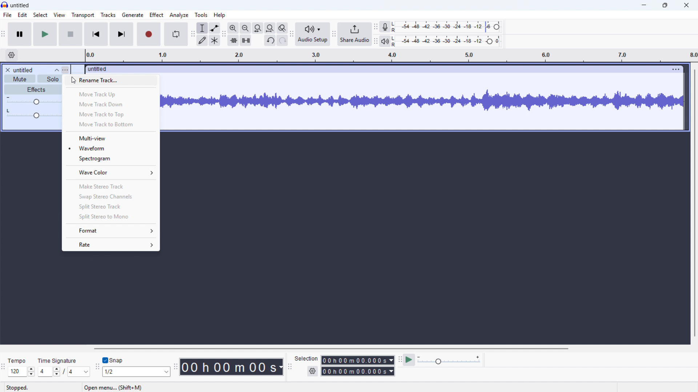  Describe the element at coordinates (8, 70) in the screenshot. I see `Remove track ` at that location.